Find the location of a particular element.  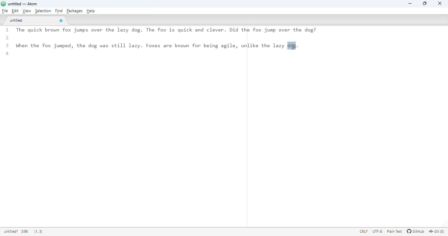

CRLF is located at coordinates (364, 232).